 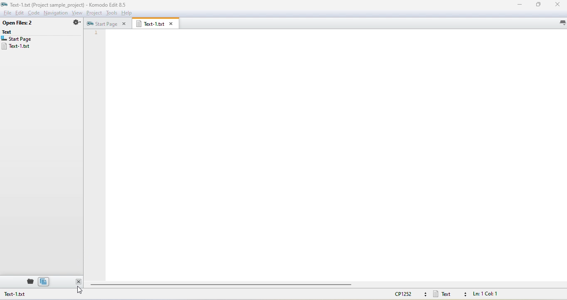 What do you see at coordinates (18, 39) in the screenshot?
I see `start page` at bounding box center [18, 39].